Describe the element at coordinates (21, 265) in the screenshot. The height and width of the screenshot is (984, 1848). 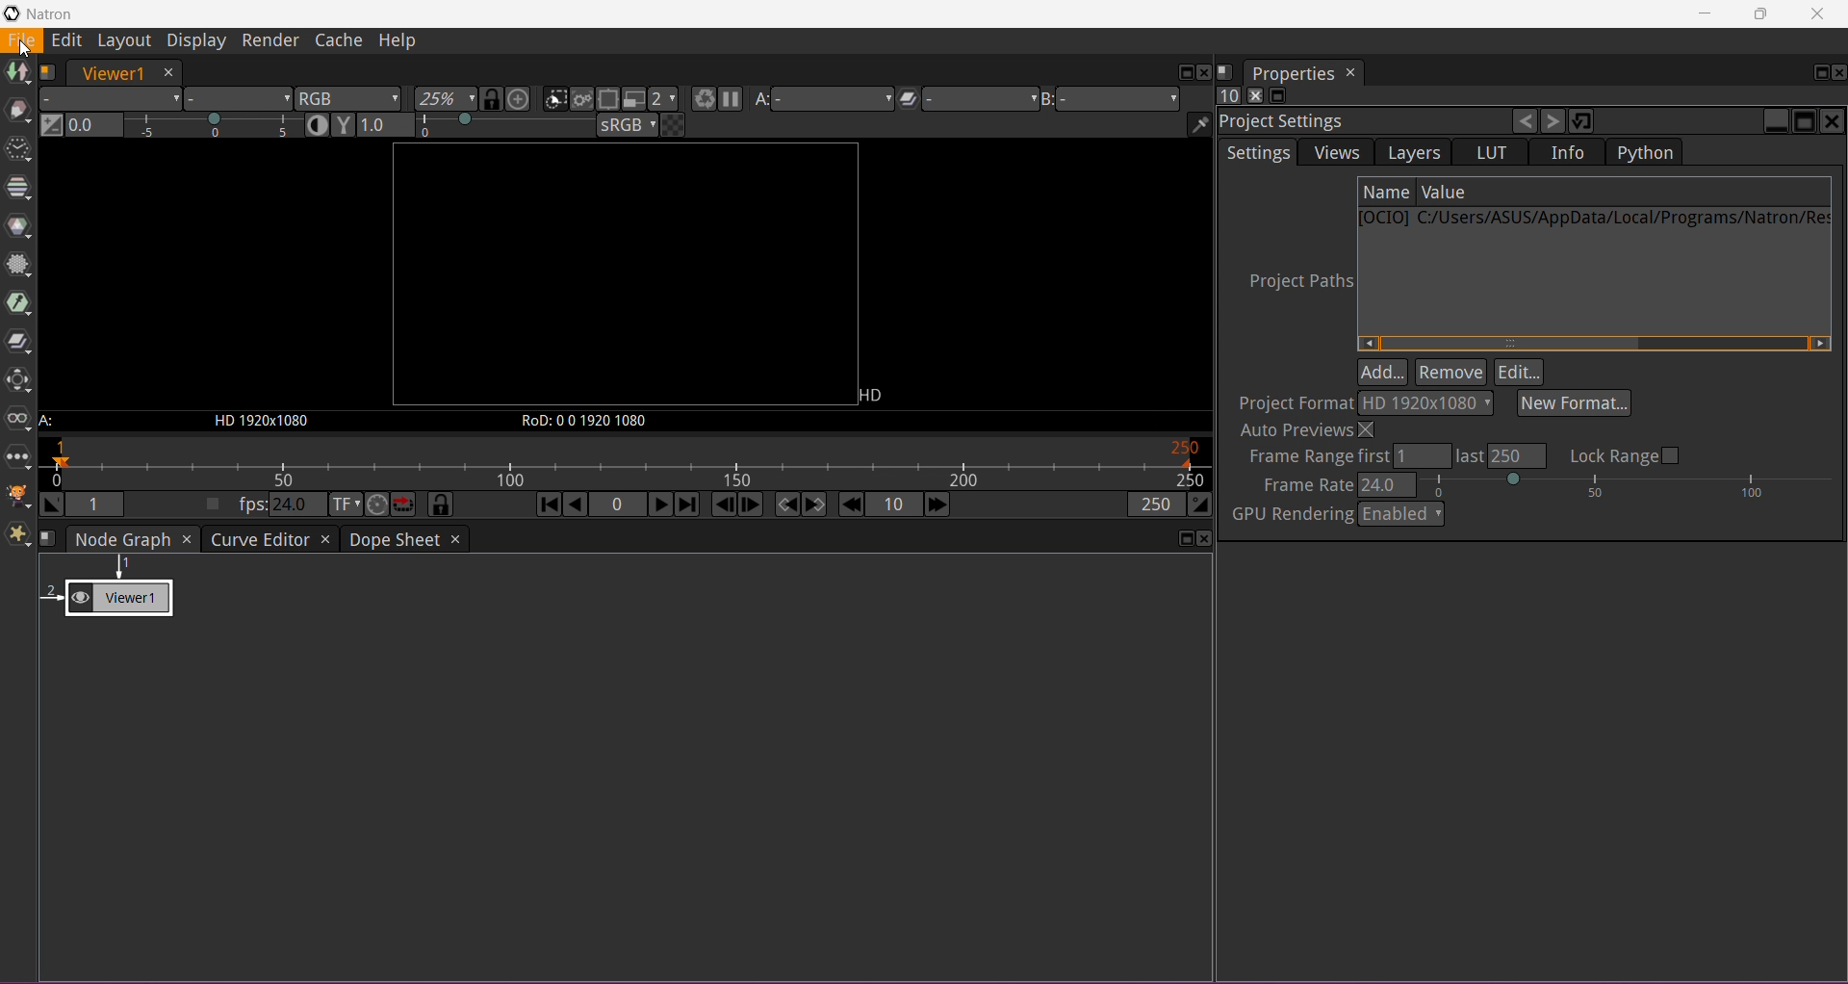
I see `Filter` at that location.